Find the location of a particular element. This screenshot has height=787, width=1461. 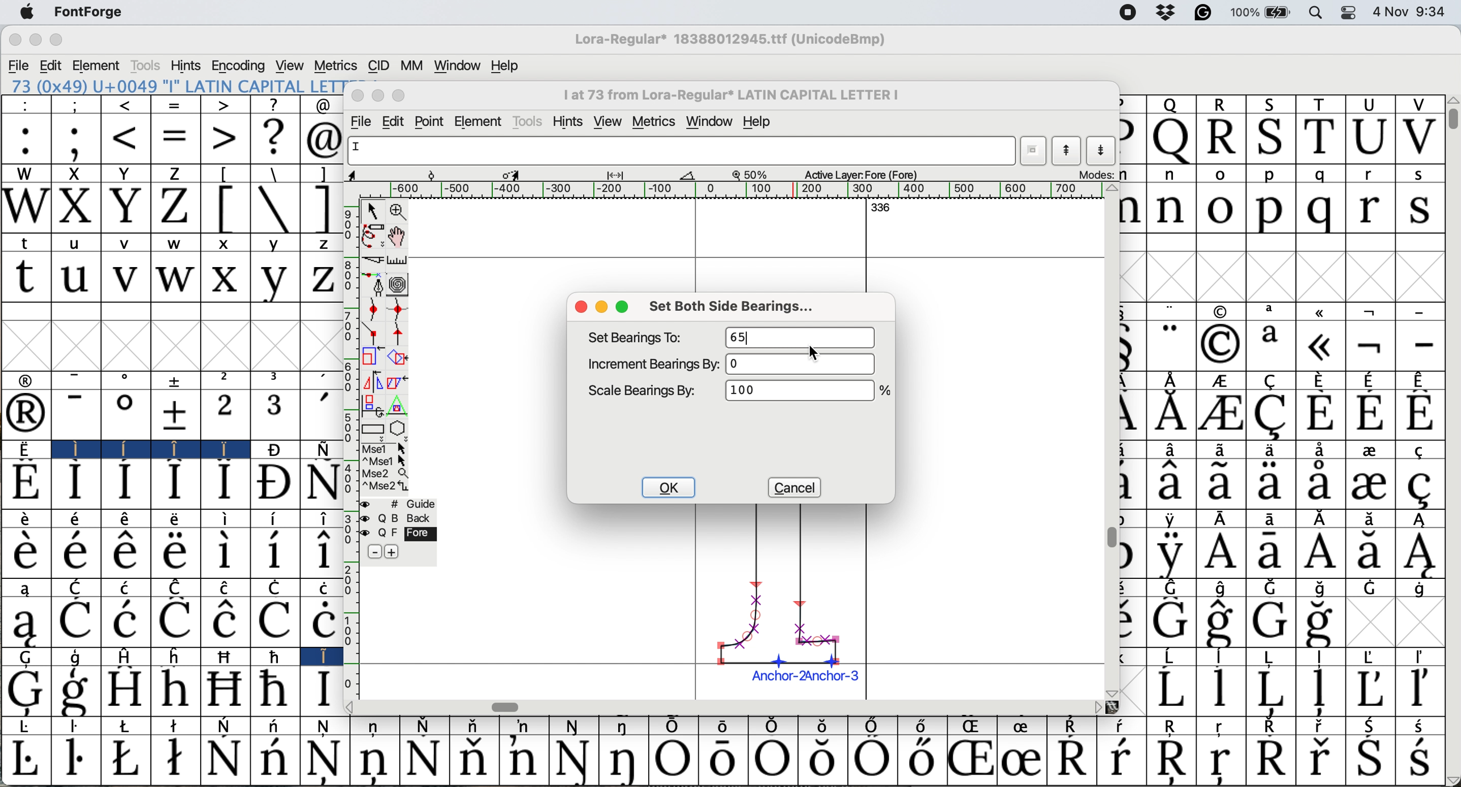

zoom scale is located at coordinates (753, 175).